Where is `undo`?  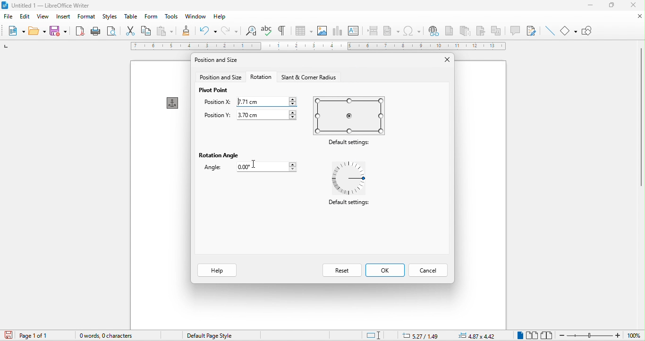 undo is located at coordinates (207, 31).